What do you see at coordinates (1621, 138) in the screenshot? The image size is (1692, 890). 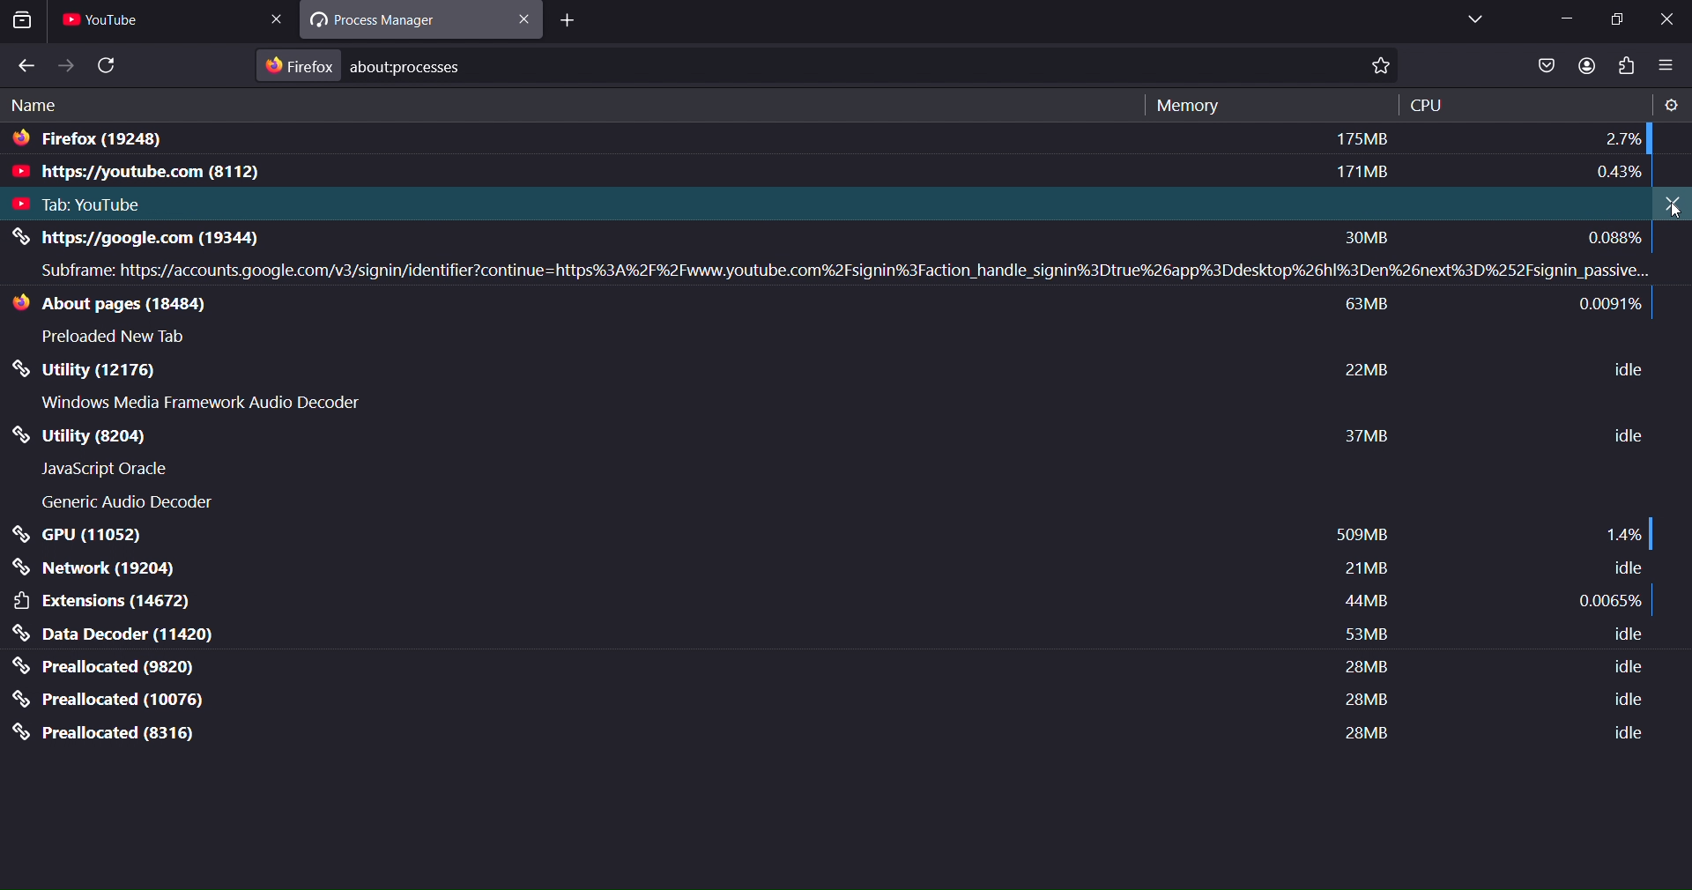 I see `2.7%` at bounding box center [1621, 138].